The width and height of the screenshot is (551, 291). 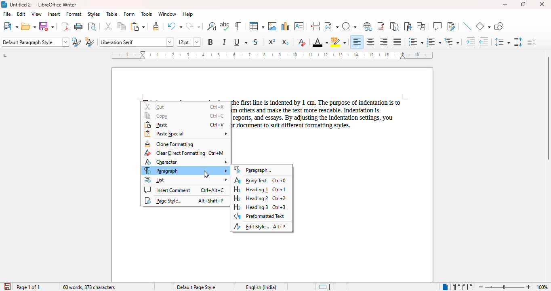 What do you see at coordinates (484, 42) in the screenshot?
I see `decrease indent` at bounding box center [484, 42].